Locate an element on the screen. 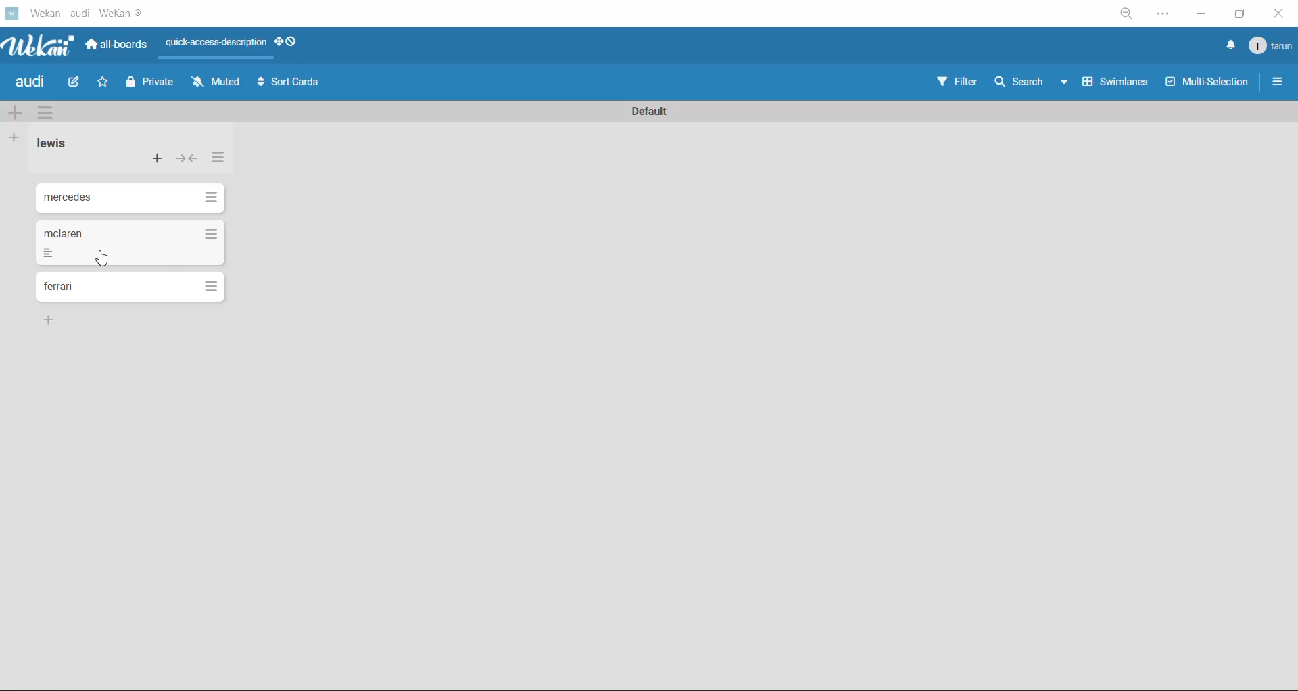 The image size is (1298, 691). cards is located at coordinates (130, 287).